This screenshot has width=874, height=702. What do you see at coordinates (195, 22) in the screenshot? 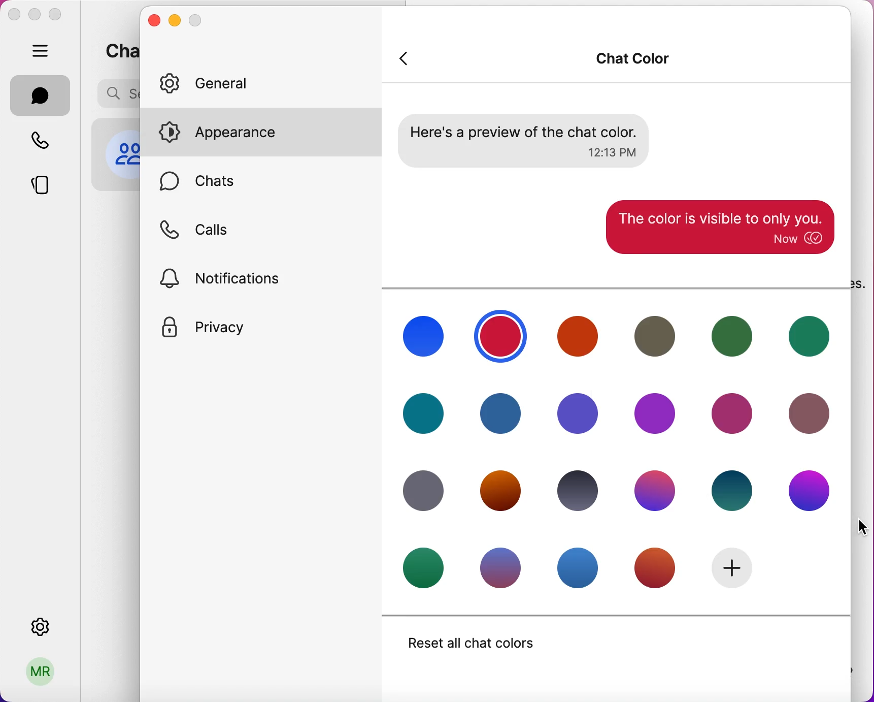
I see `maximize` at bounding box center [195, 22].